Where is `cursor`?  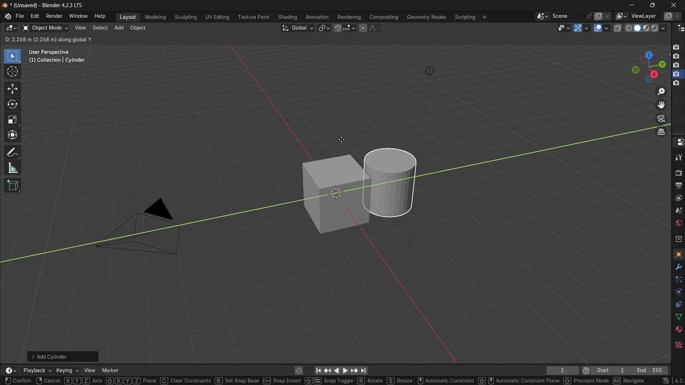 cursor is located at coordinates (343, 139).